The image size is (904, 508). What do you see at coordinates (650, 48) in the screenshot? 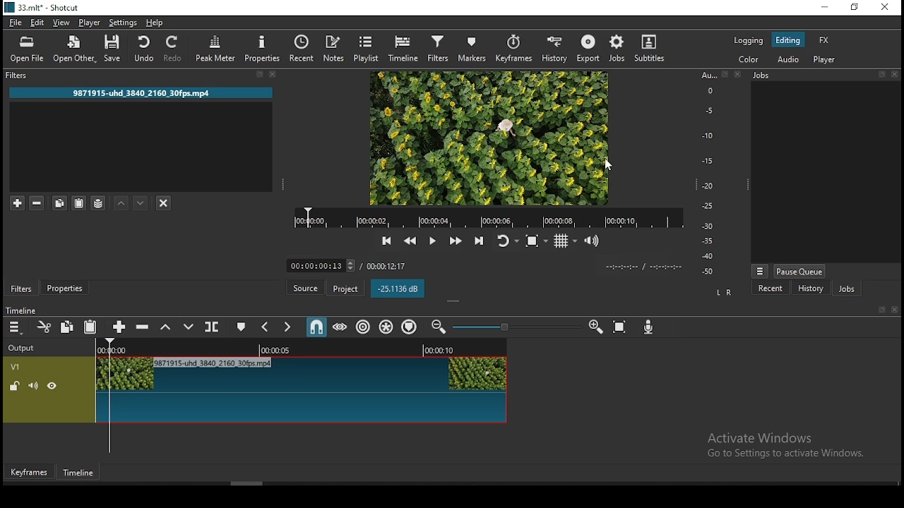
I see `subtitle` at bounding box center [650, 48].